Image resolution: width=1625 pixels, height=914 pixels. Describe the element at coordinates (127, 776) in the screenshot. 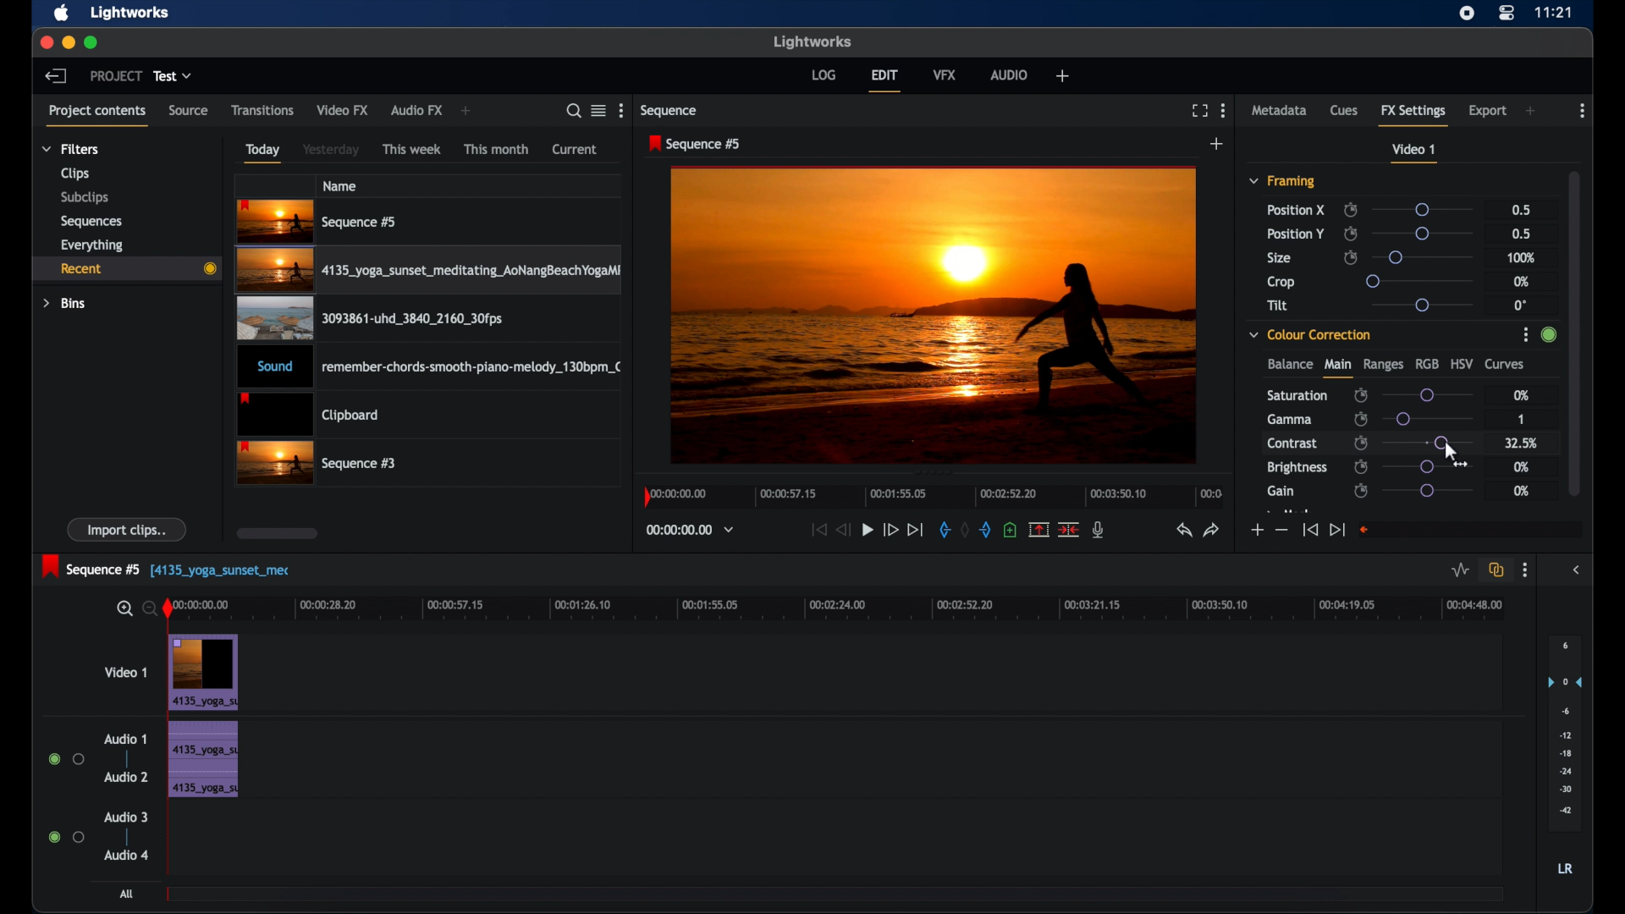

I see `audio 2` at that location.